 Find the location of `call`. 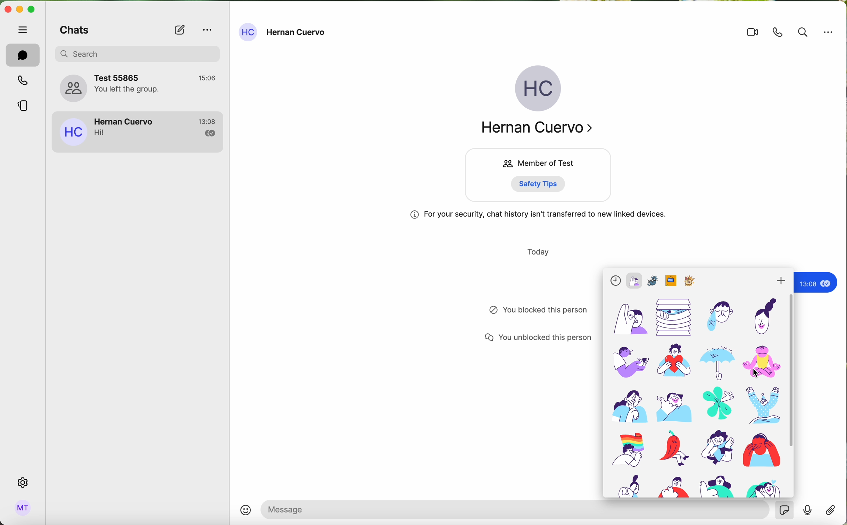

call is located at coordinates (779, 32).